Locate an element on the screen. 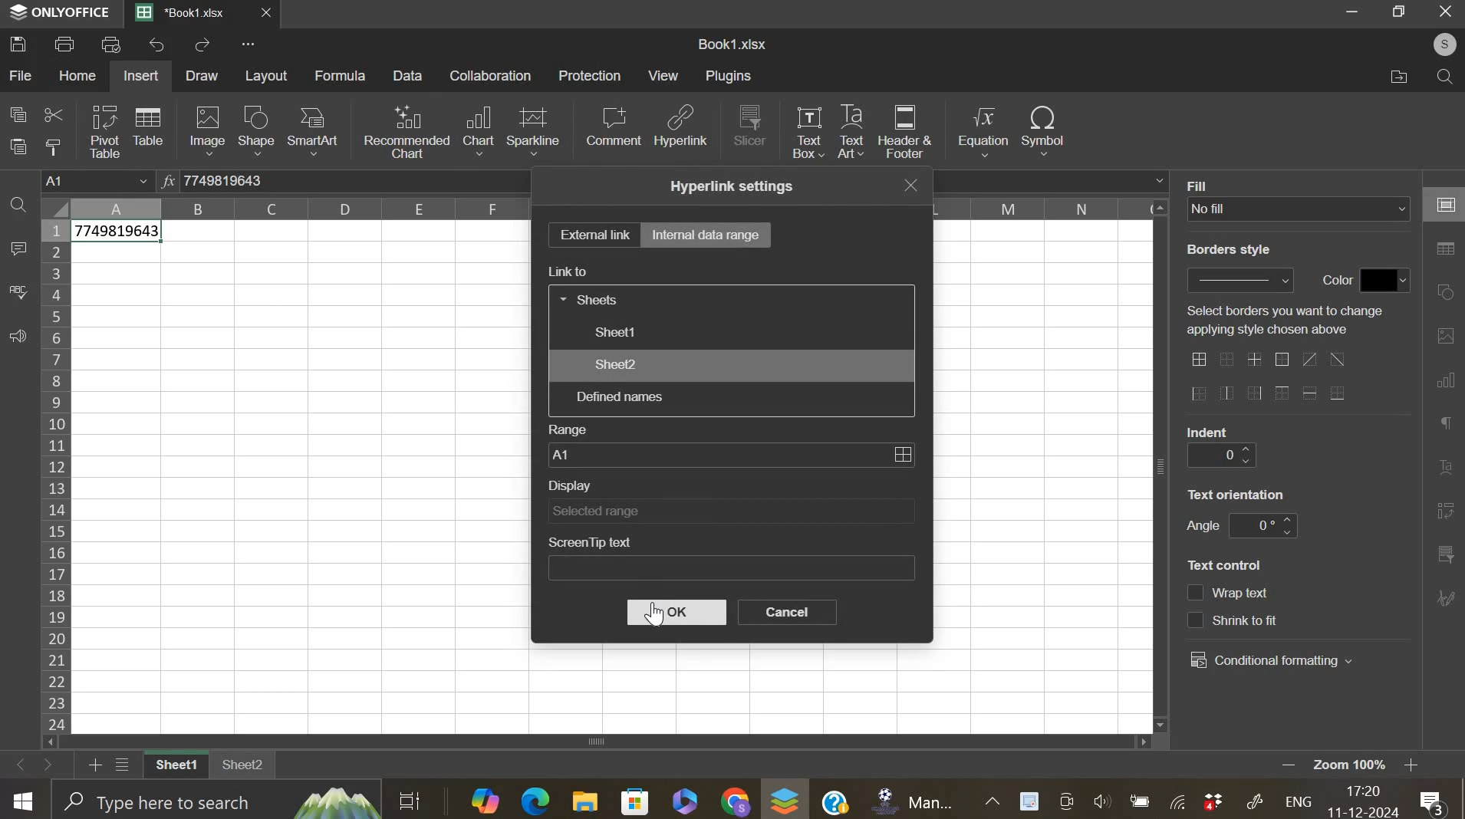  defined names is located at coordinates (618, 396).